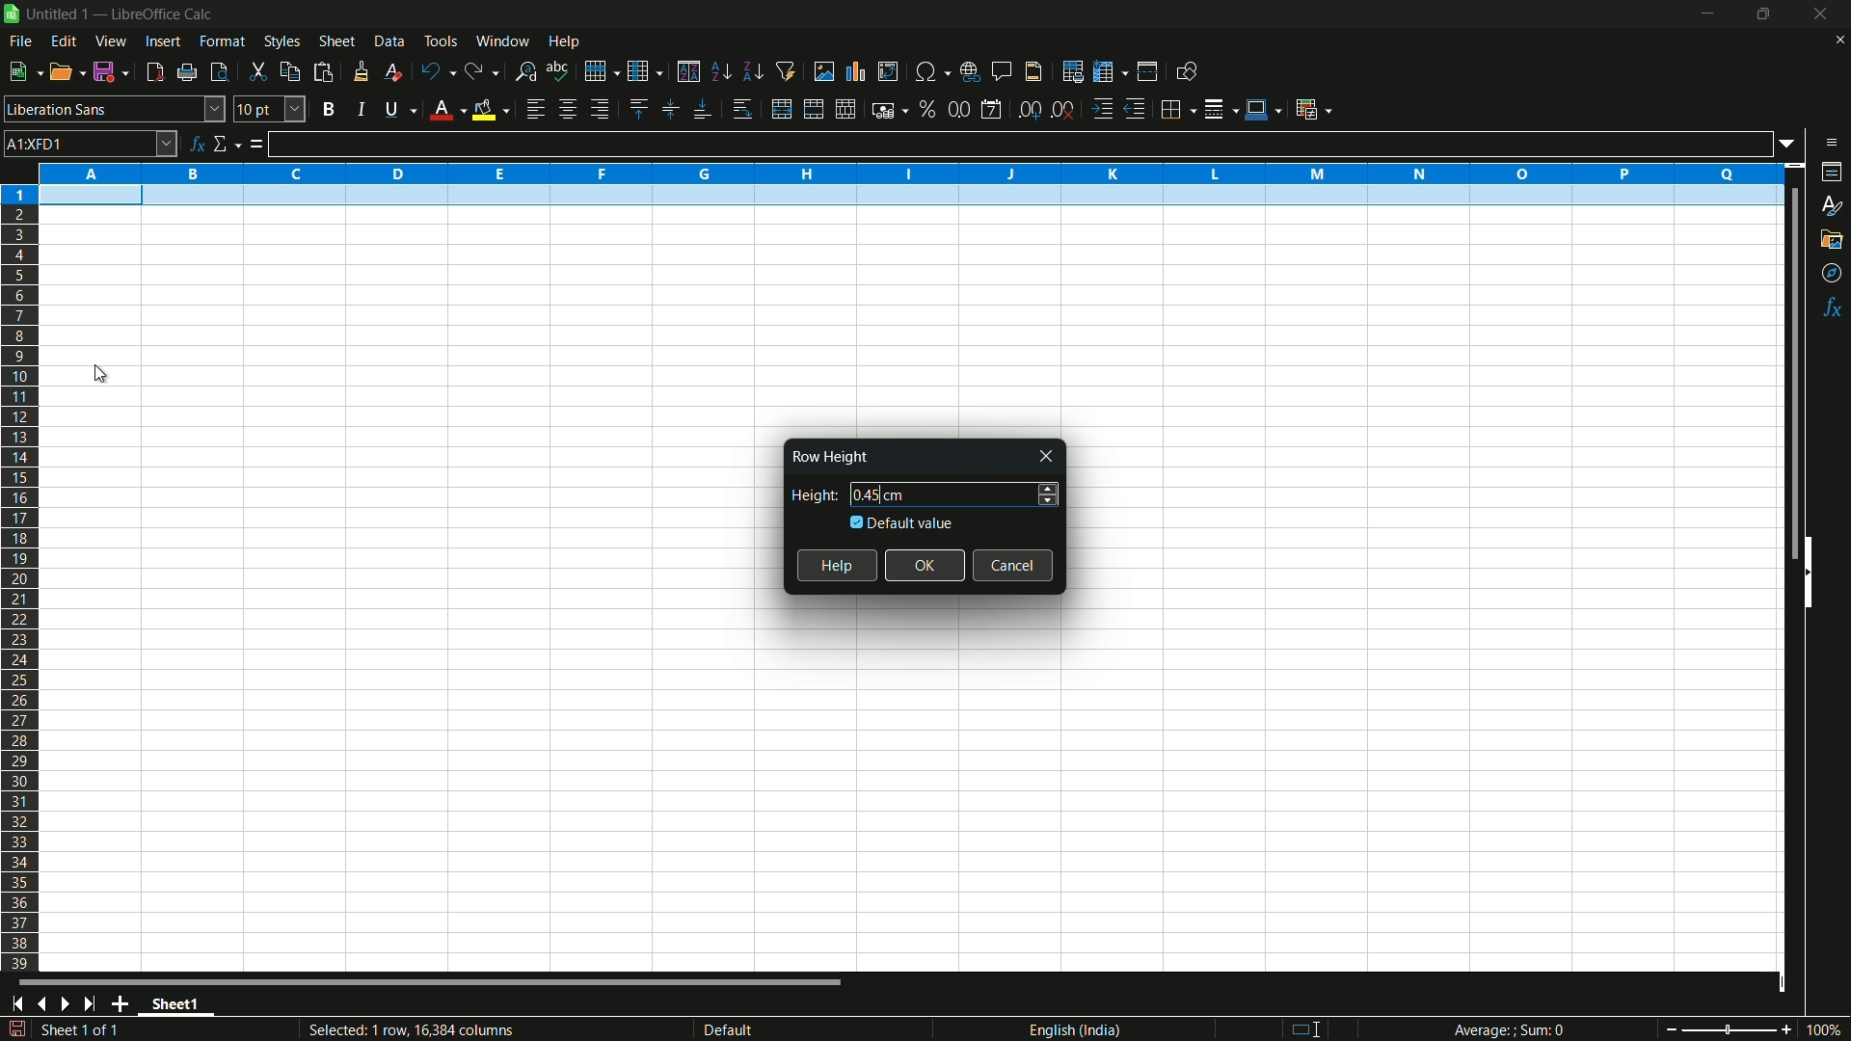  Describe the element at coordinates (124, 1003) in the screenshot. I see `add sheet` at that location.